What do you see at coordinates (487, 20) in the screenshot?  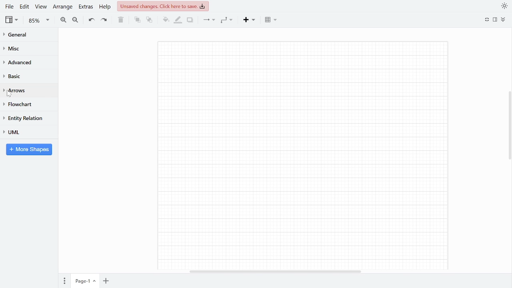 I see `Minimize` at bounding box center [487, 20].